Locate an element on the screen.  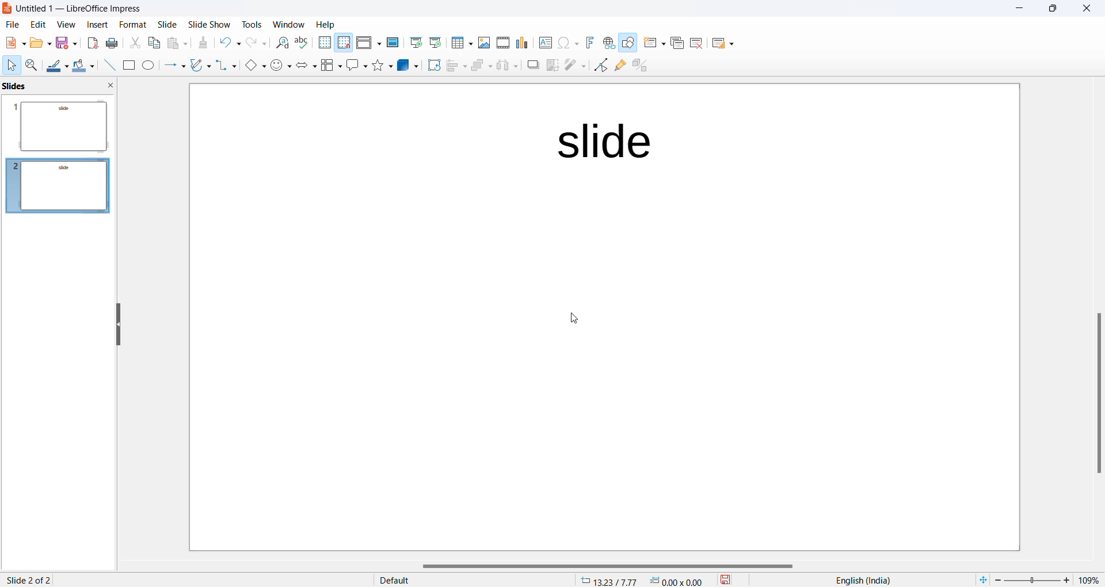
New file is located at coordinates (39, 43).